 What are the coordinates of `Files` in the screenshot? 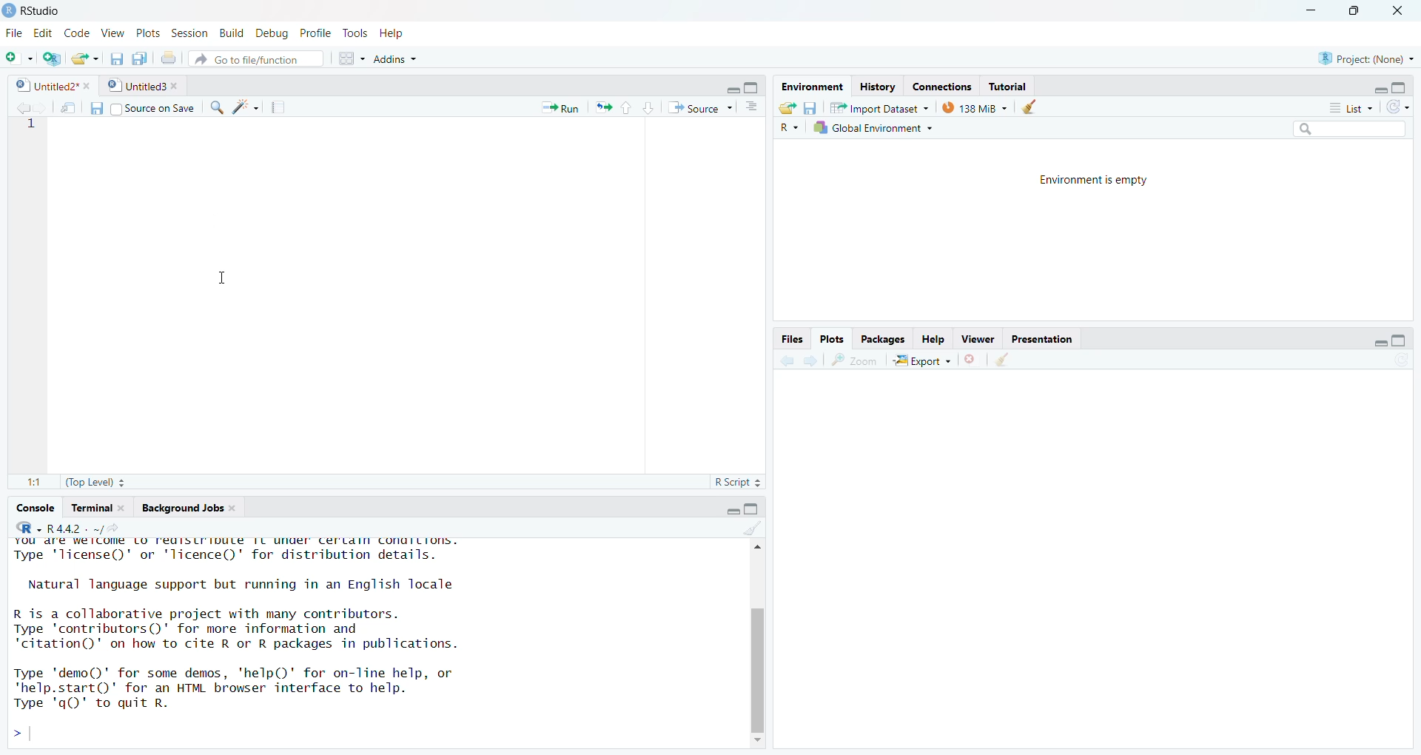 It's located at (788, 337).